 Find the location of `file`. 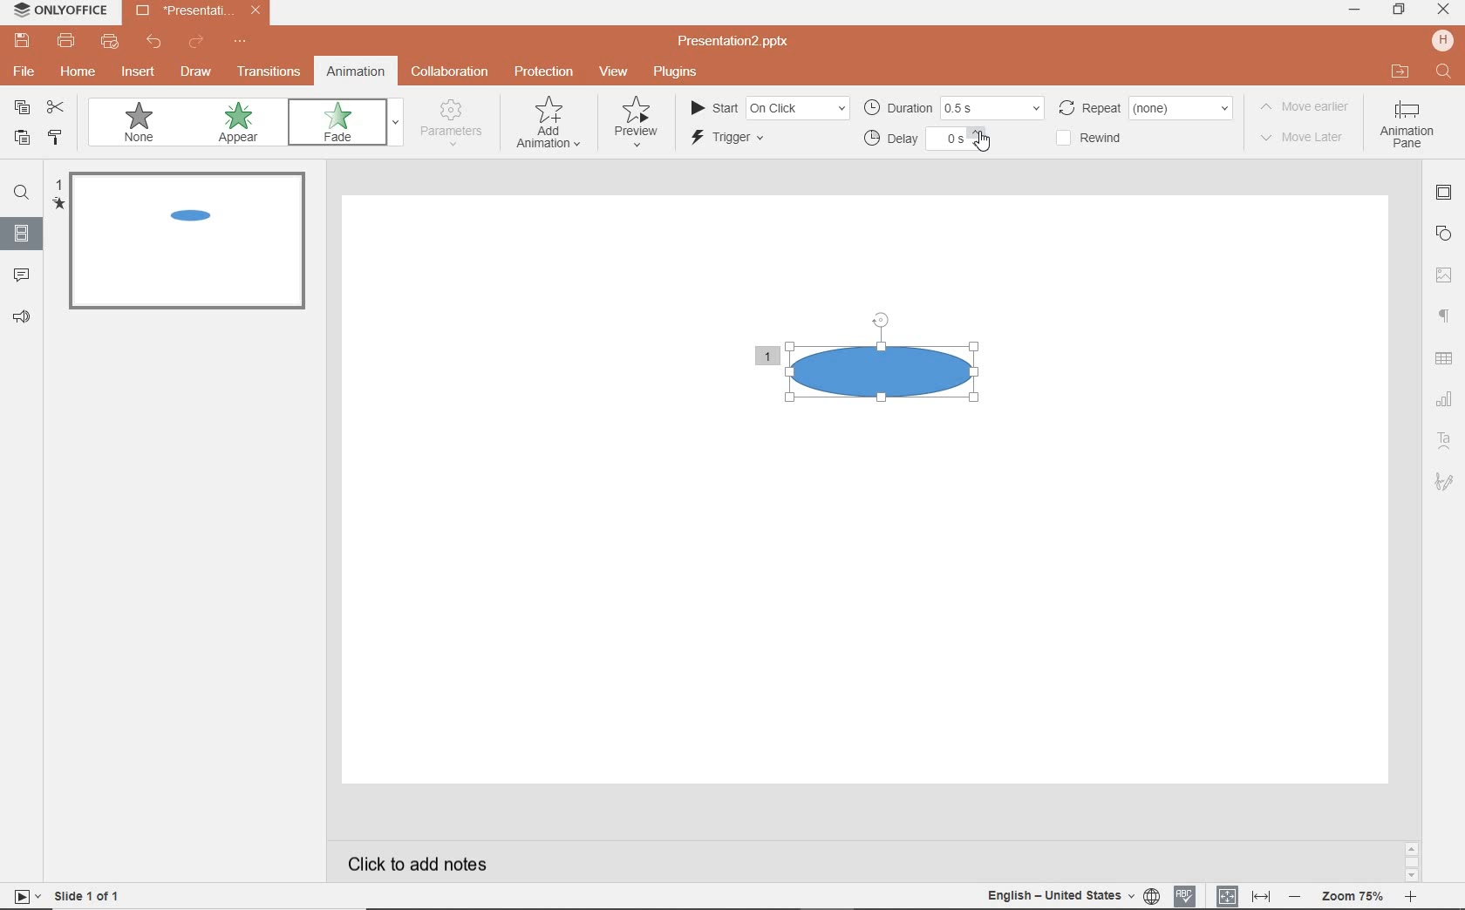

file is located at coordinates (24, 73).